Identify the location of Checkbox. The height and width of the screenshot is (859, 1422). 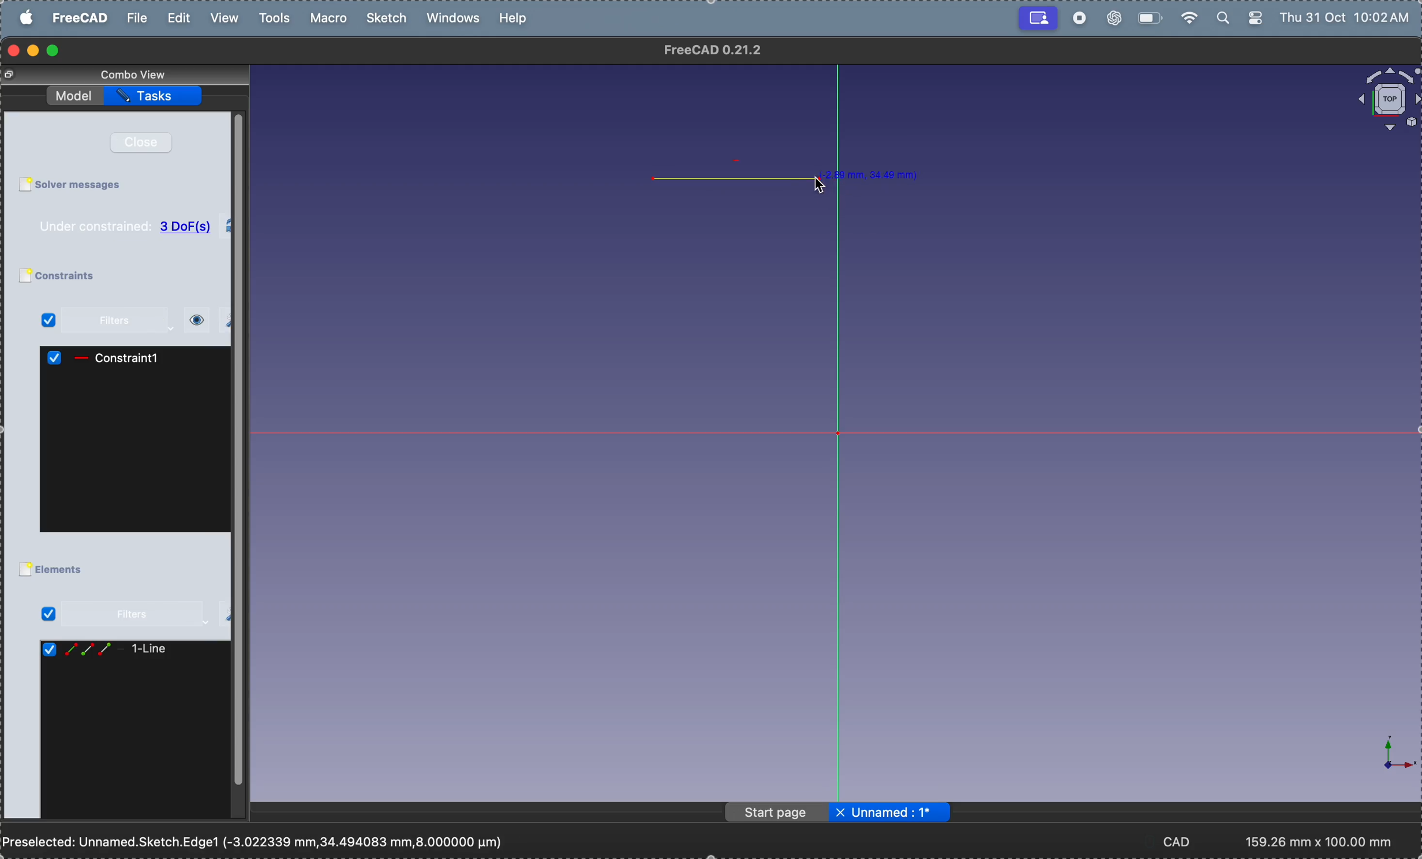
(24, 277).